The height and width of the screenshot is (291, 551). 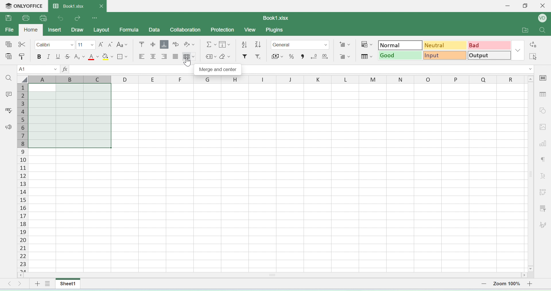 What do you see at coordinates (300, 45) in the screenshot?
I see `format` at bounding box center [300, 45].